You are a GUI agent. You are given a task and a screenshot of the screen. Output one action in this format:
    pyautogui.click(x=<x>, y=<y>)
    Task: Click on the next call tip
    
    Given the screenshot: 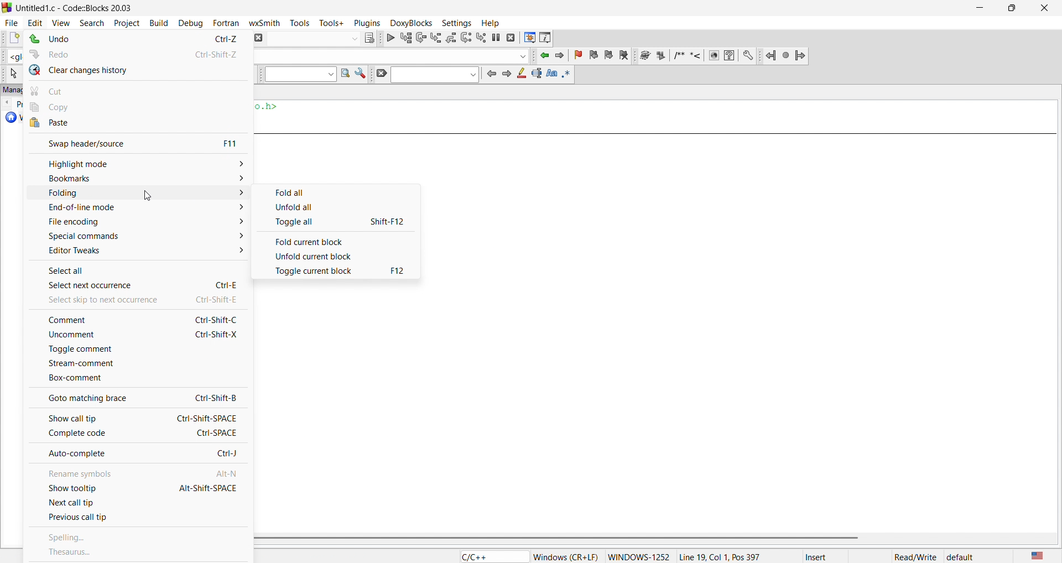 What is the action you would take?
    pyautogui.click(x=138, y=503)
    